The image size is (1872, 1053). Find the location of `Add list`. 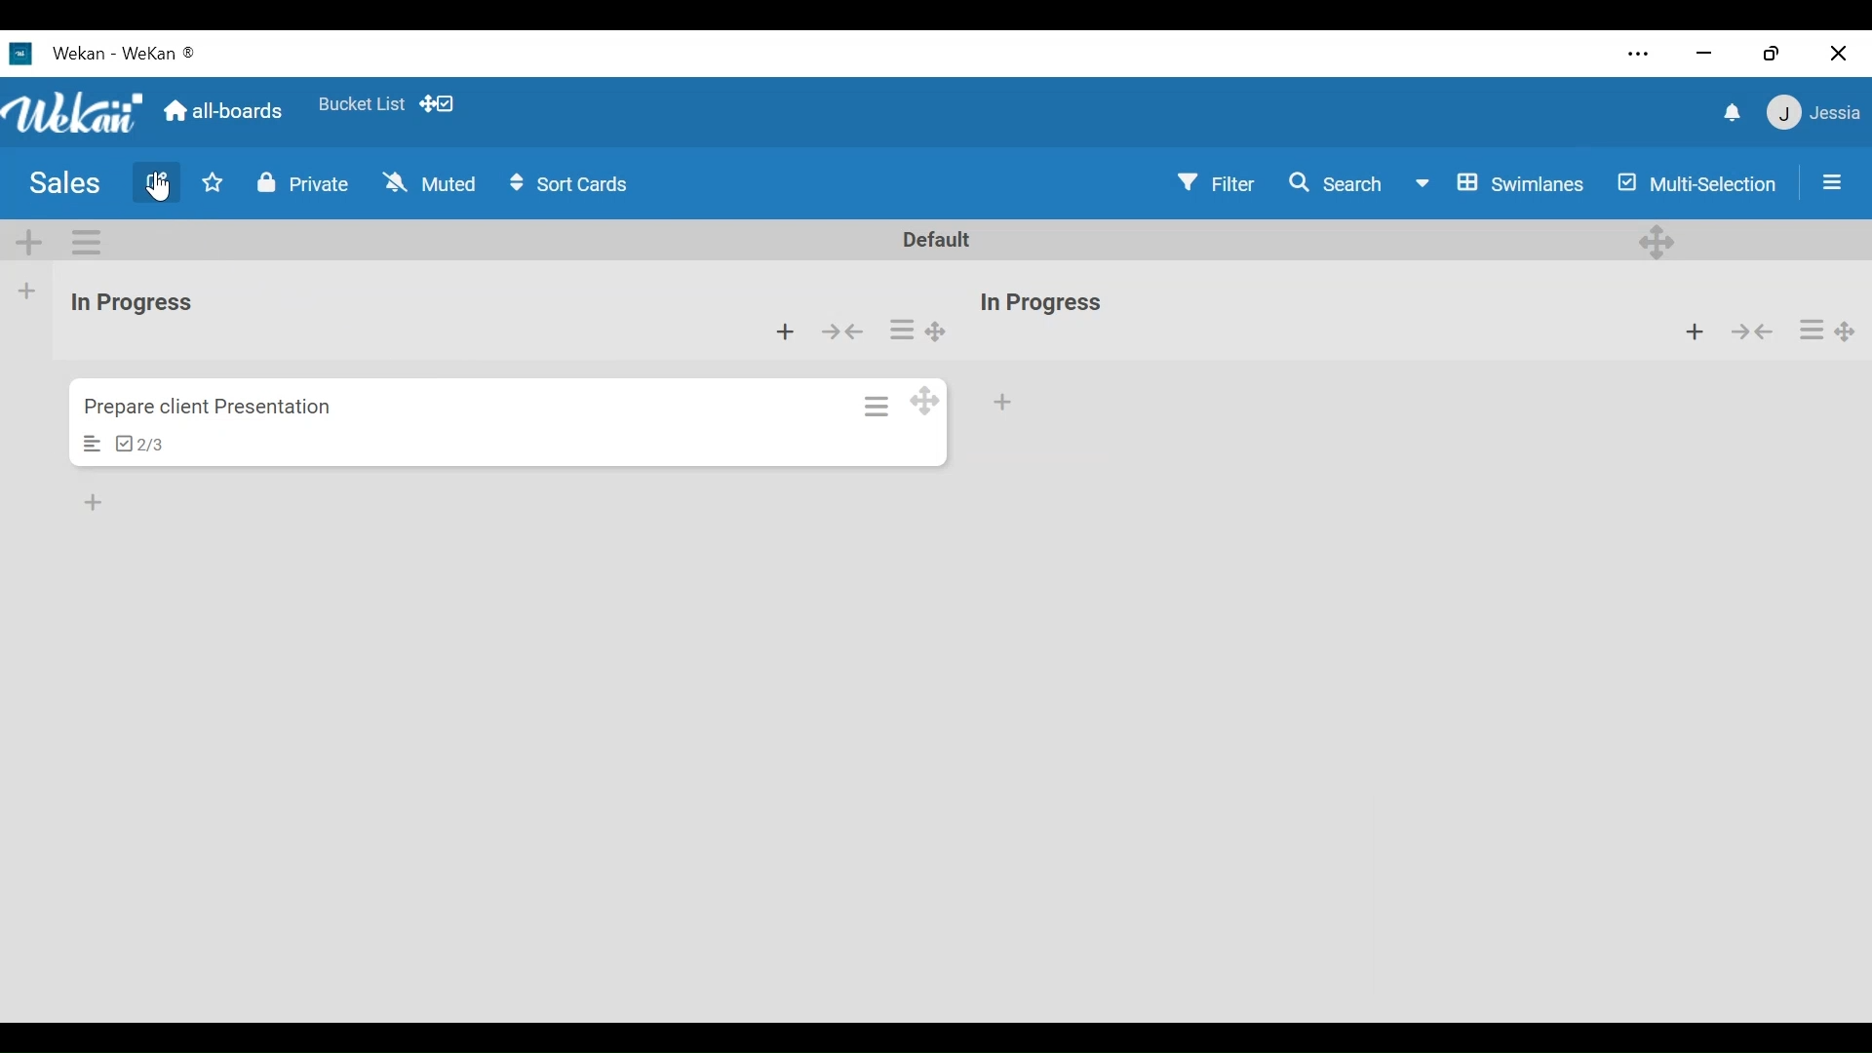

Add list is located at coordinates (27, 292).